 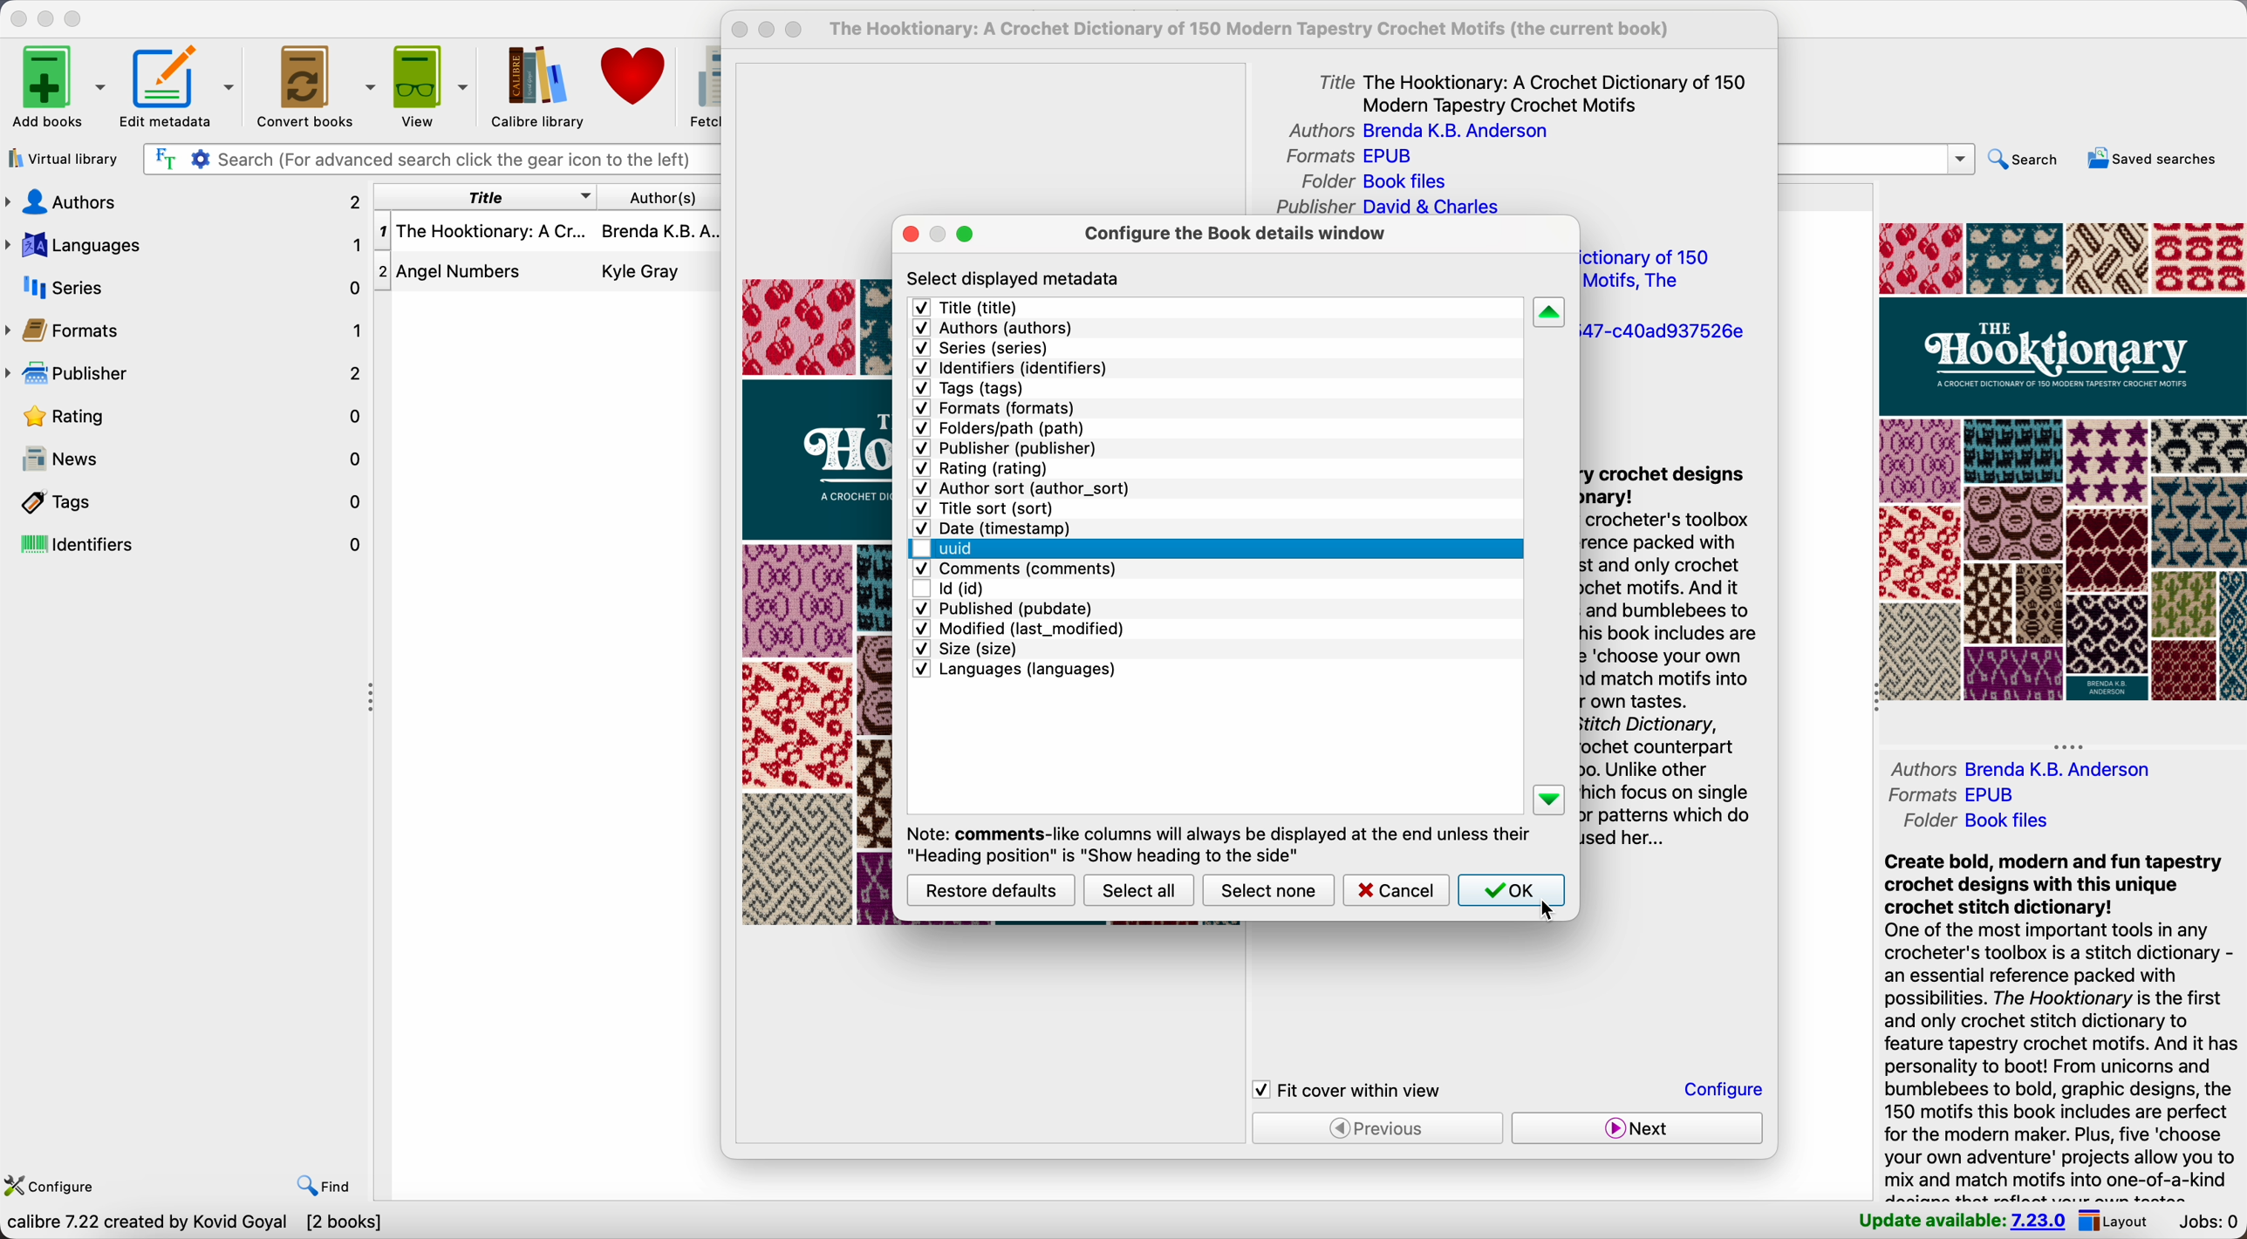 I want to click on click on configure, so click(x=1726, y=1092).